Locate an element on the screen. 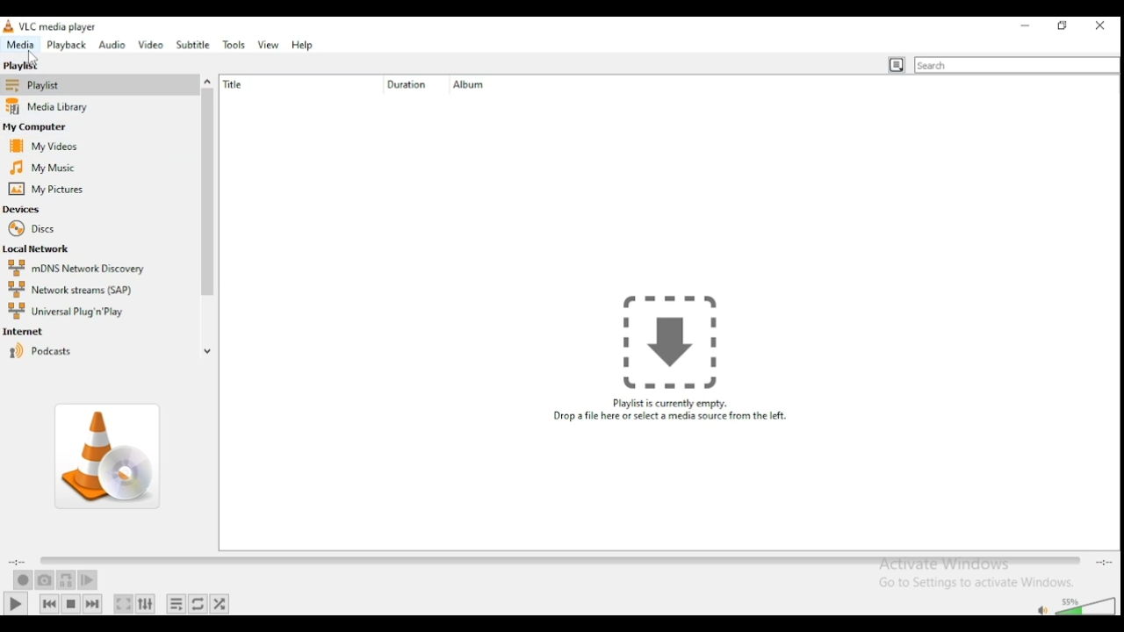  local network is located at coordinates (40, 248).